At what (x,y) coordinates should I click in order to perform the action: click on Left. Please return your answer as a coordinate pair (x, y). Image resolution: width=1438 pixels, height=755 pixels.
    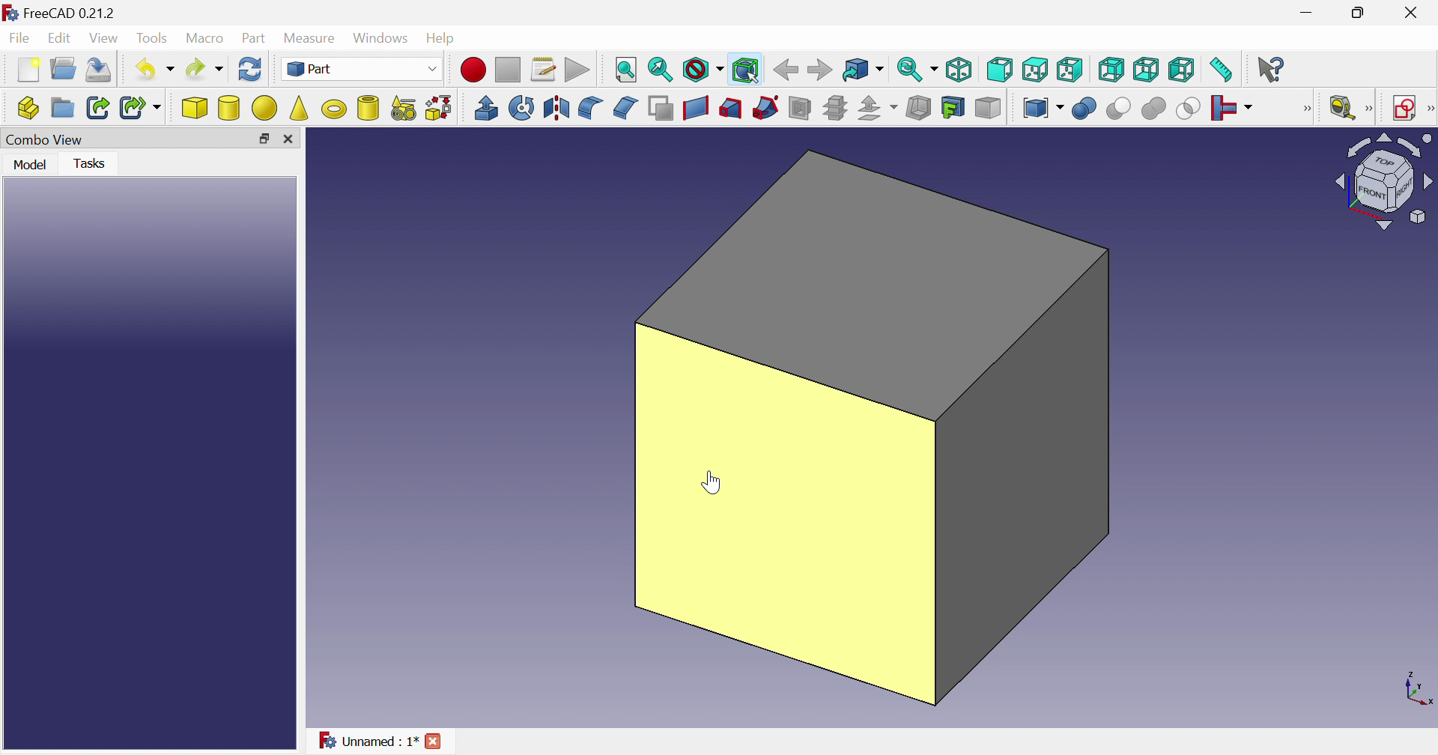
    Looking at the image, I should click on (1183, 70).